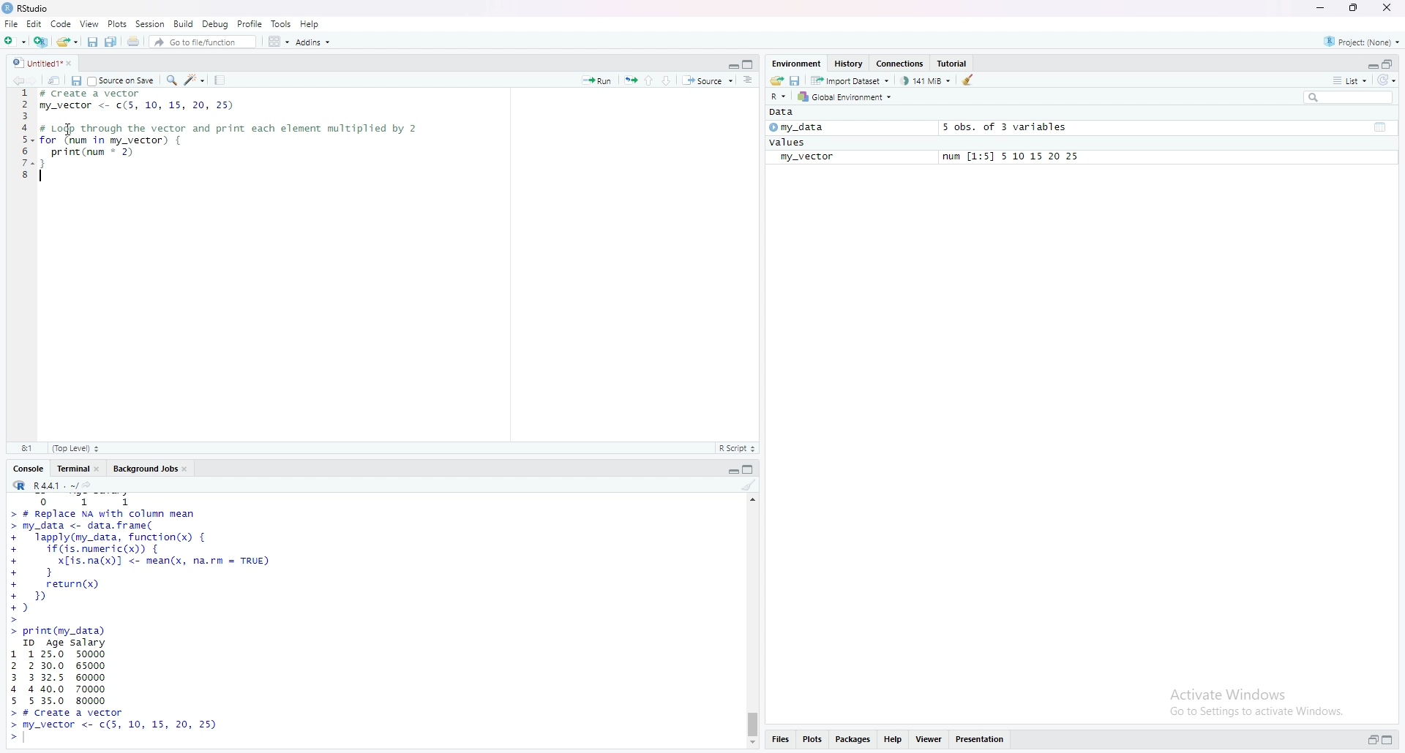 The width and height of the screenshot is (1405, 753). I want to click on Connections, so click(903, 63).